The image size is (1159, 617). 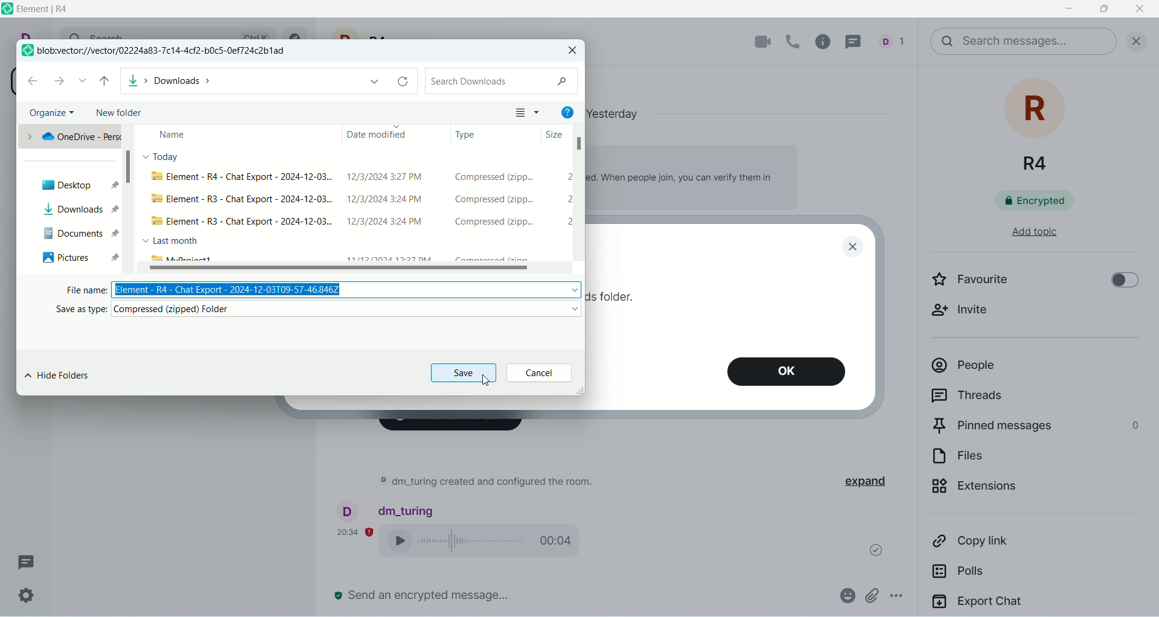 What do you see at coordinates (756, 42) in the screenshot?
I see `video call` at bounding box center [756, 42].